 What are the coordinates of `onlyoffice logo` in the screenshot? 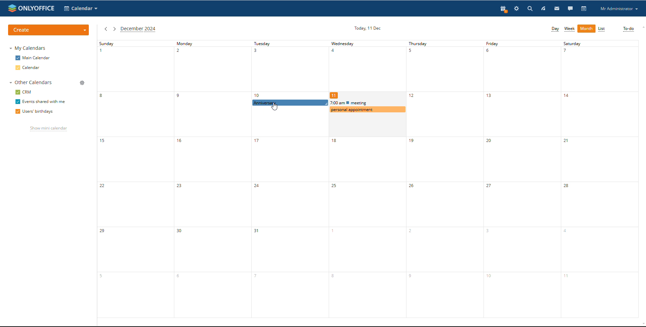 It's located at (10, 8).